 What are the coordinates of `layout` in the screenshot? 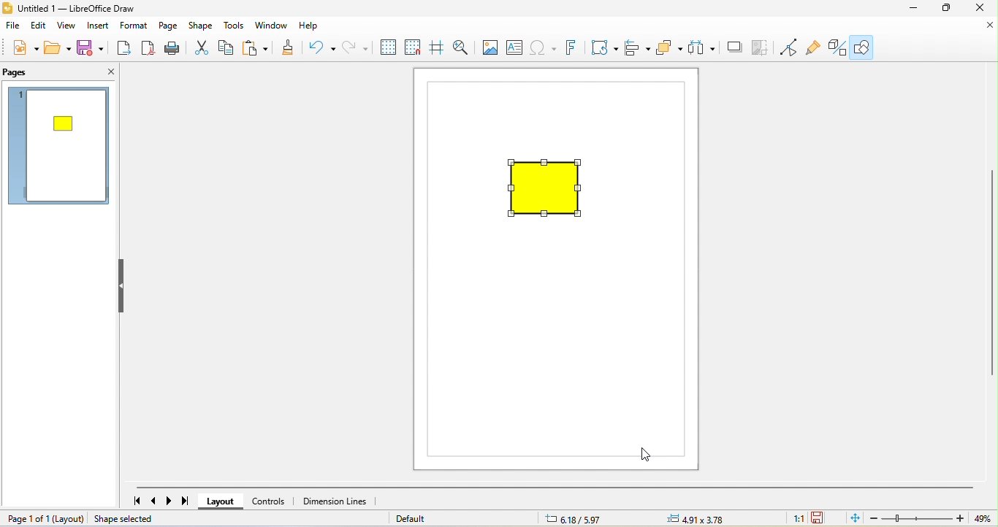 It's located at (69, 519).